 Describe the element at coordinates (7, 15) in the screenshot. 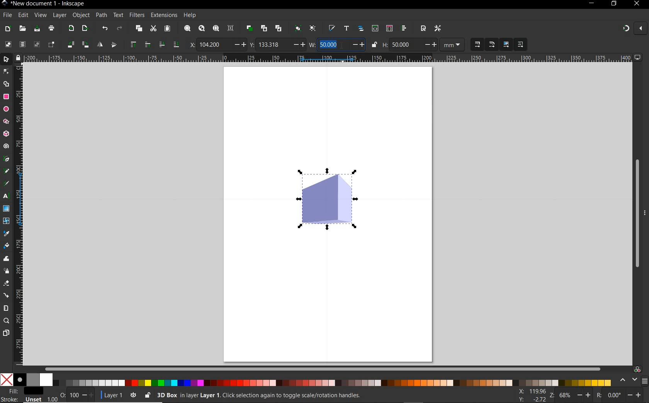

I see `file` at that location.